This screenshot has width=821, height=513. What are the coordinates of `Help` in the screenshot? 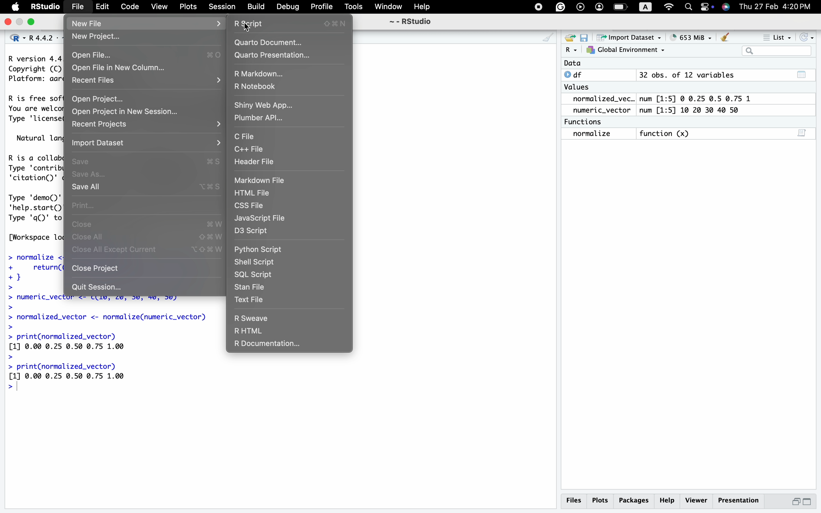 It's located at (669, 500).